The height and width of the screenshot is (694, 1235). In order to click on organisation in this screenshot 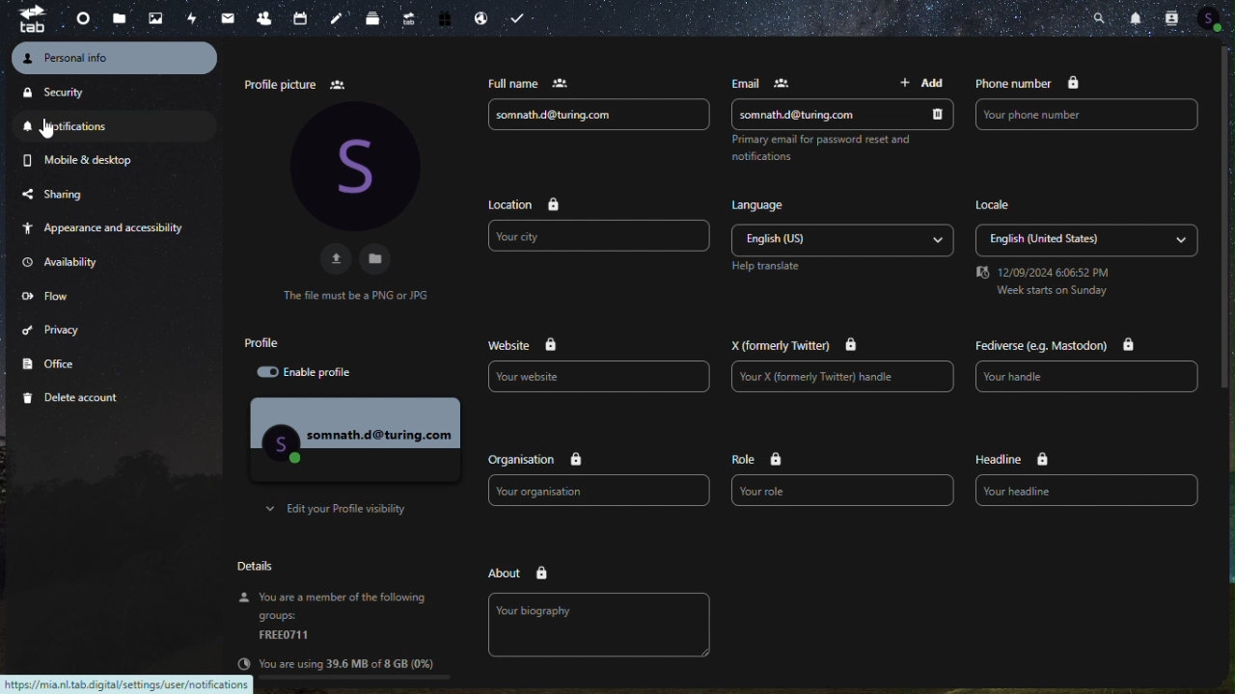, I will do `click(532, 460)`.